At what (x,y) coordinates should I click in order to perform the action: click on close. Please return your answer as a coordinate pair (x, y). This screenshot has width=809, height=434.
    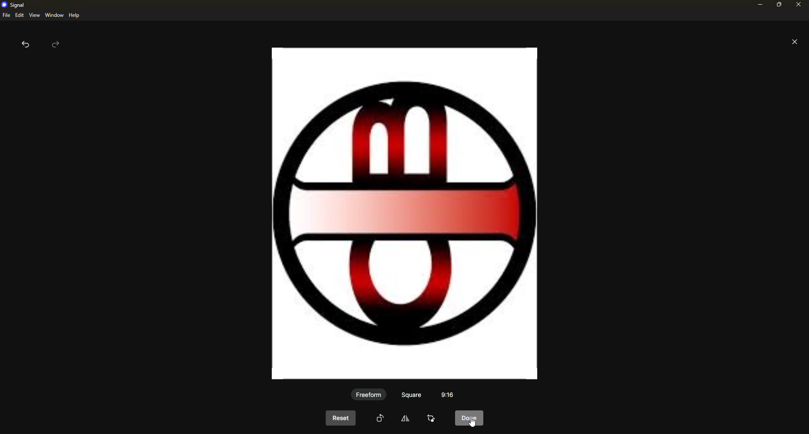
    Looking at the image, I should click on (793, 41).